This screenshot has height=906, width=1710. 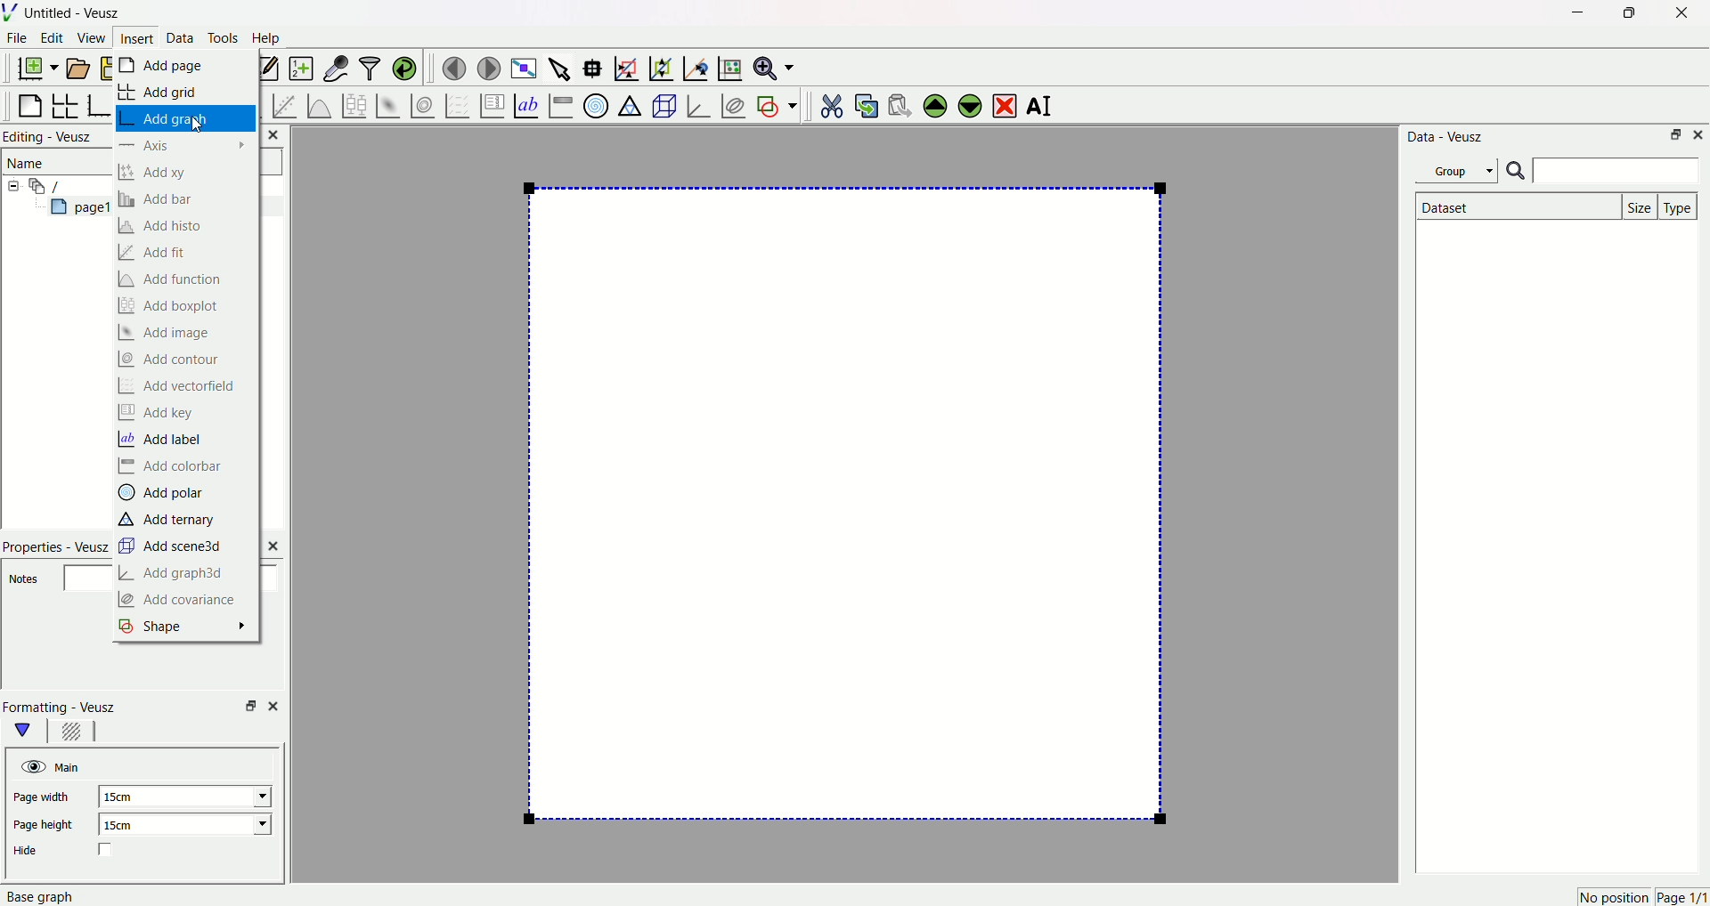 What do you see at coordinates (108, 851) in the screenshot?
I see `checkbox` at bounding box center [108, 851].